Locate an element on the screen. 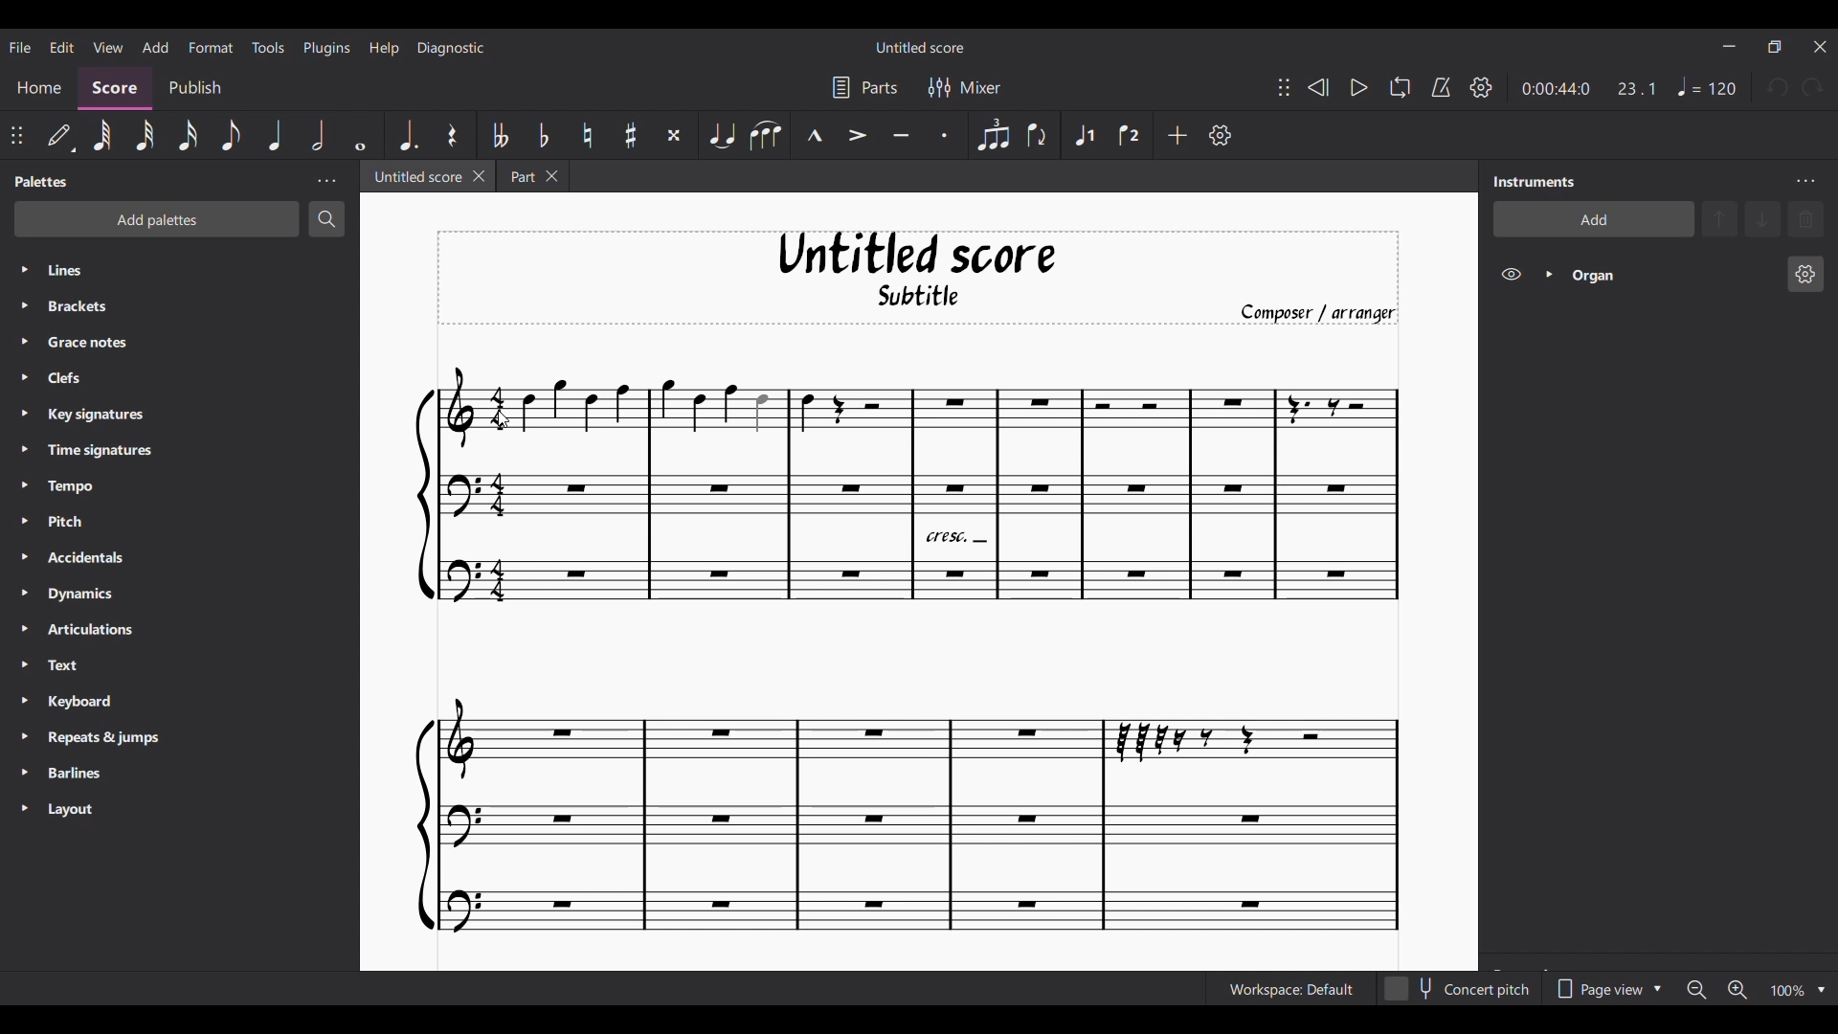 The width and height of the screenshot is (1838, 1034). Add palette is located at coordinates (157, 219).